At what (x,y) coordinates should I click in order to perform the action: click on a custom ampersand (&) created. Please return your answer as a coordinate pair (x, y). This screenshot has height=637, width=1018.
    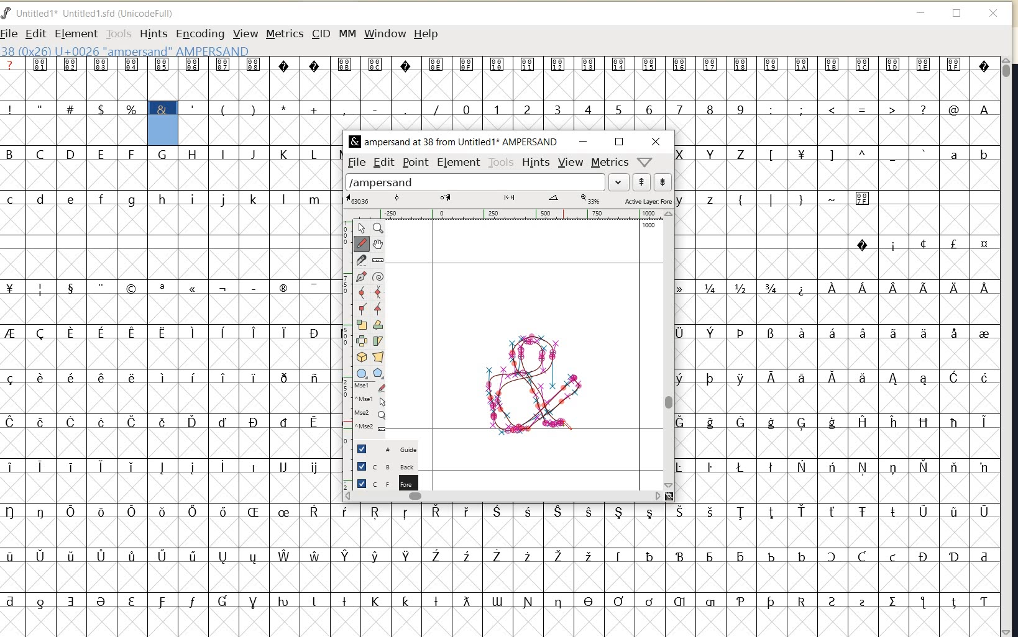
    Looking at the image, I should click on (534, 379).